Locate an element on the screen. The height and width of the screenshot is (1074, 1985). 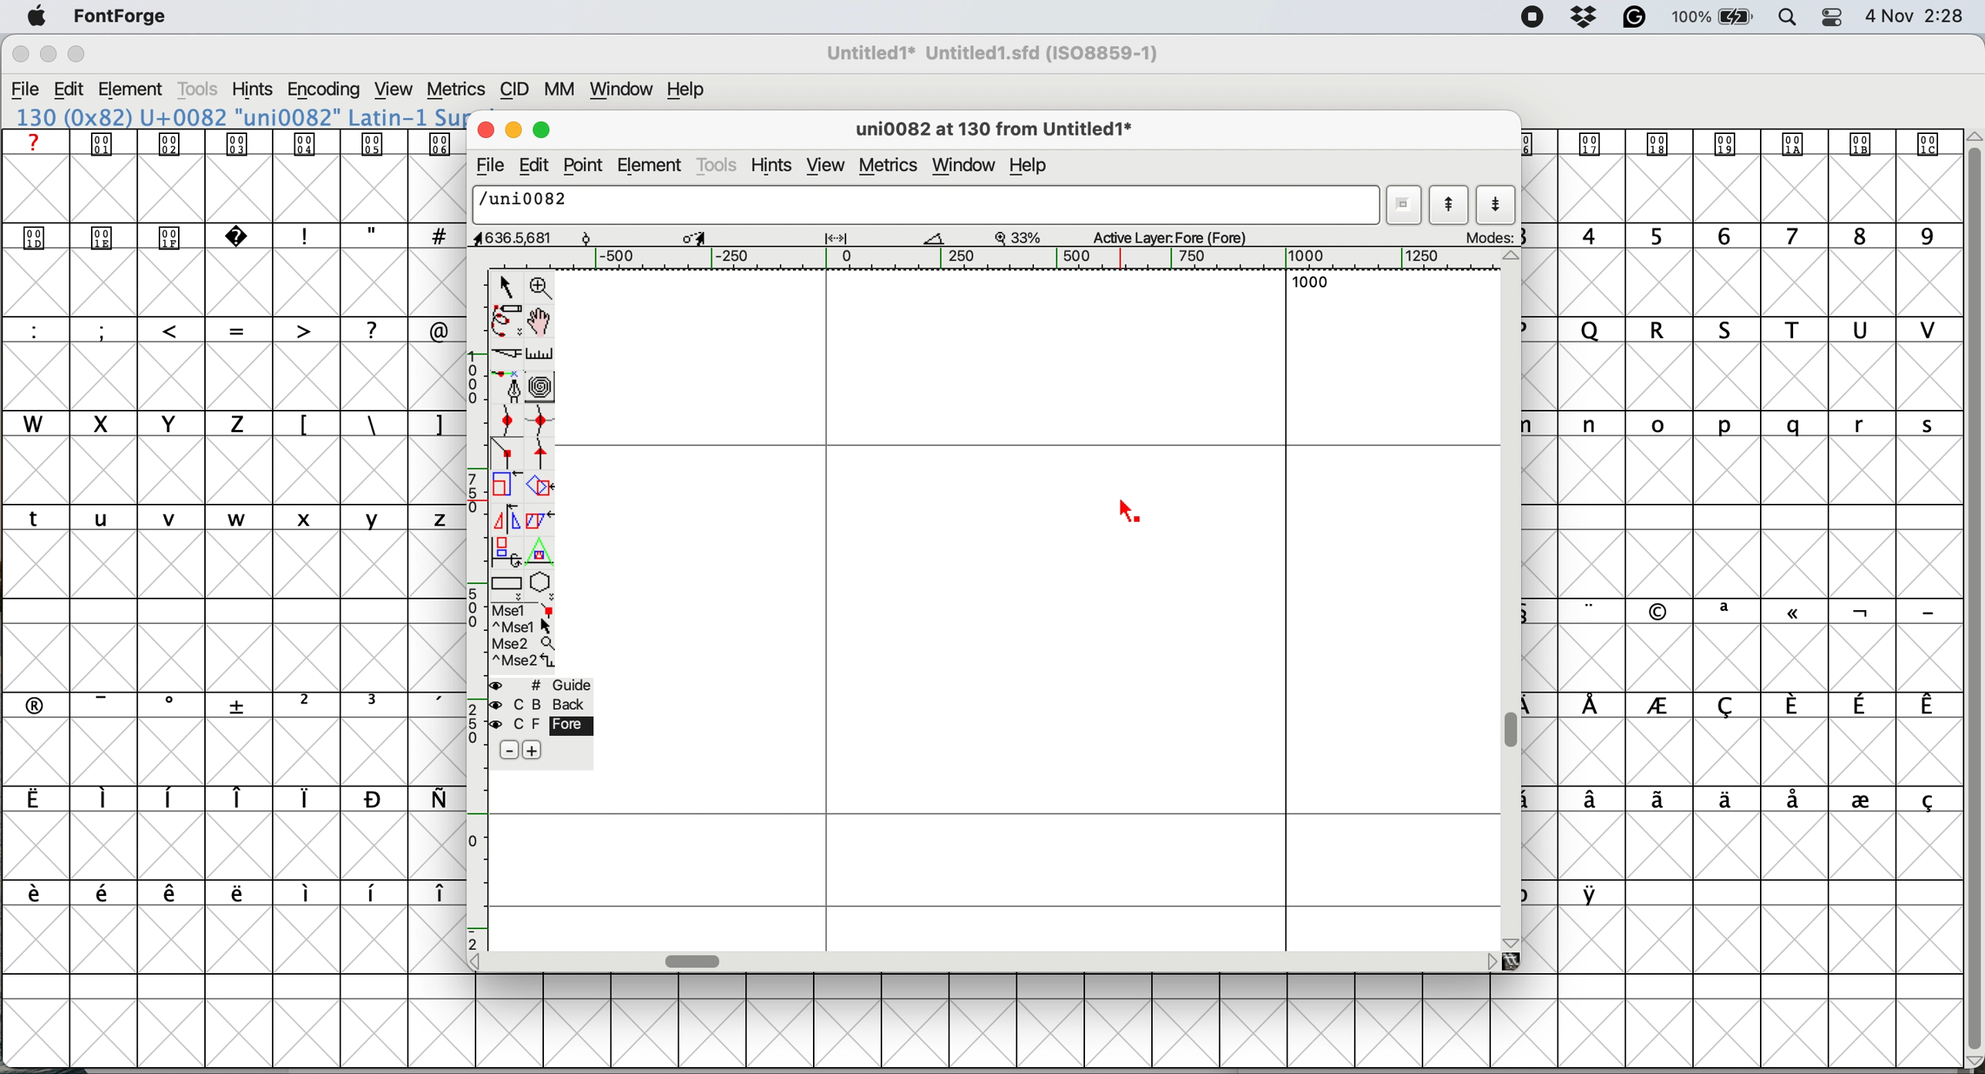
show previous letter is located at coordinates (1452, 203).